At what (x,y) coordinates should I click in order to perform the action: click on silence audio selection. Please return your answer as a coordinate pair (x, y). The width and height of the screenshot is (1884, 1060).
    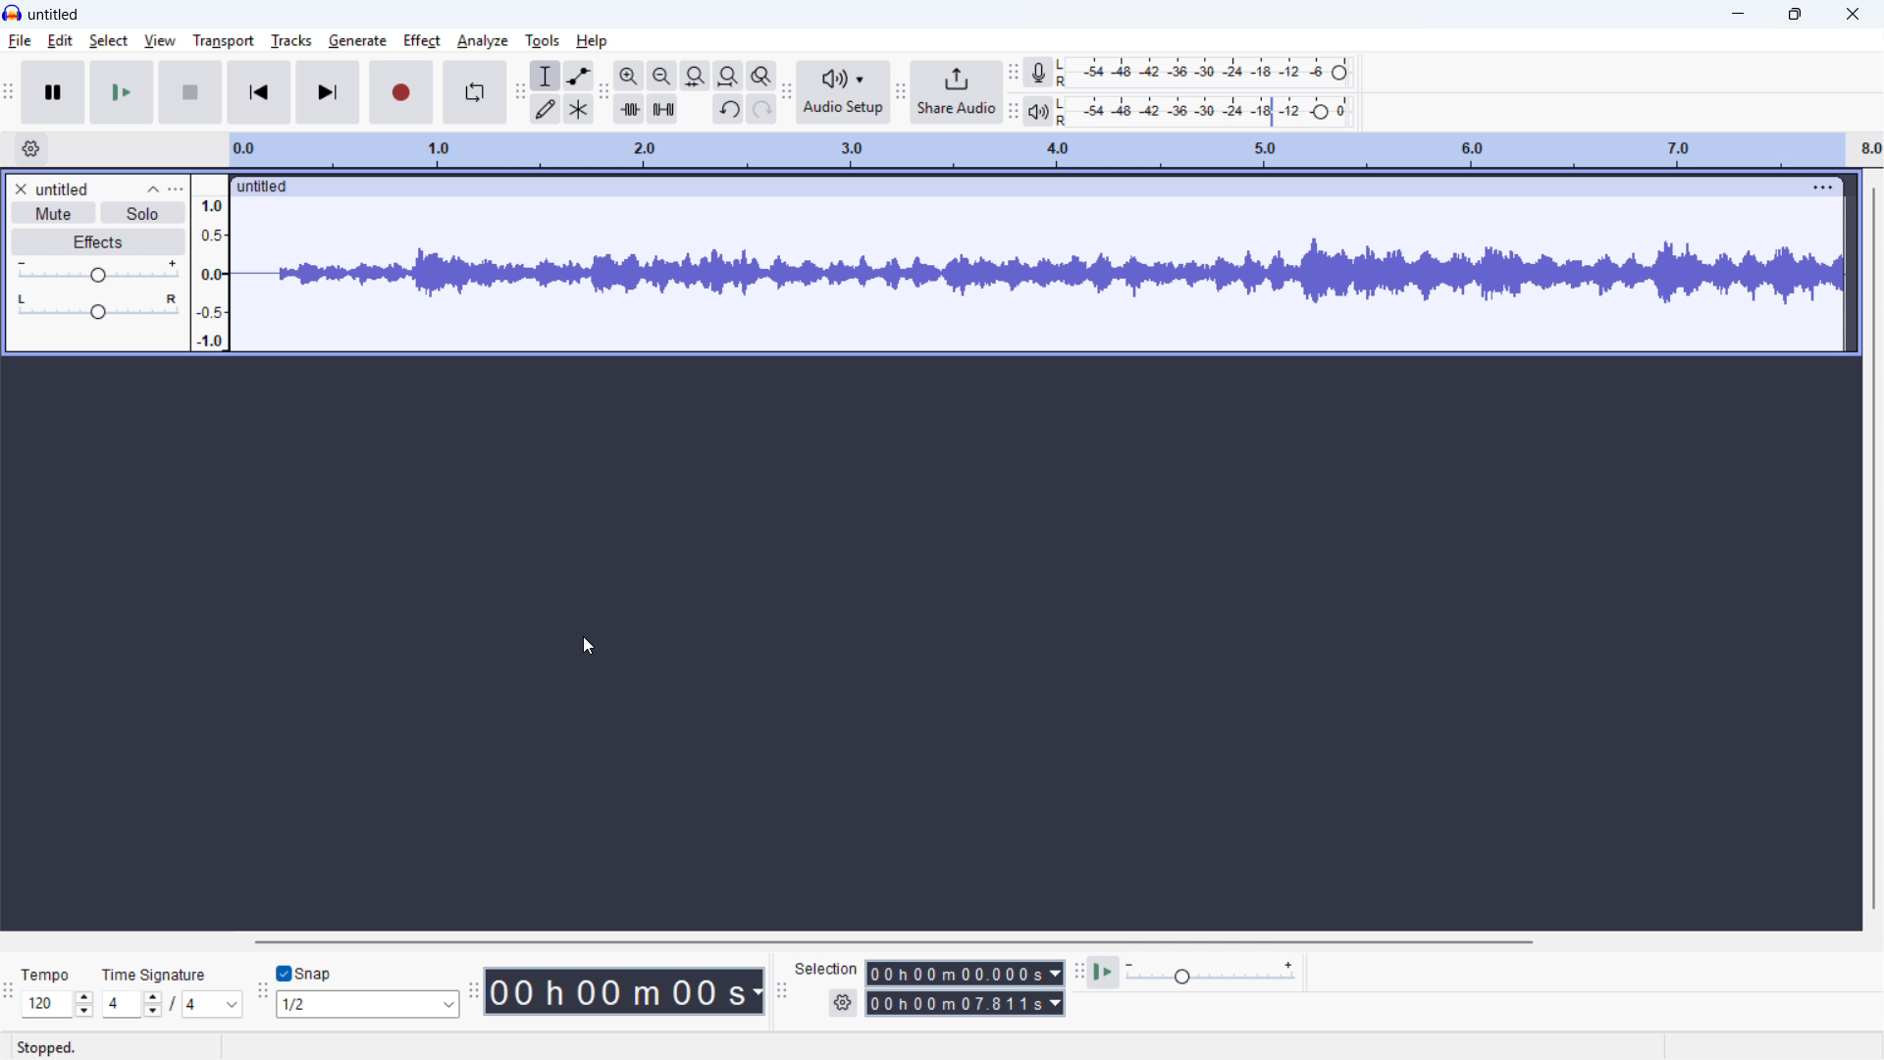
    Looking at the image, I should click on (662, 109).